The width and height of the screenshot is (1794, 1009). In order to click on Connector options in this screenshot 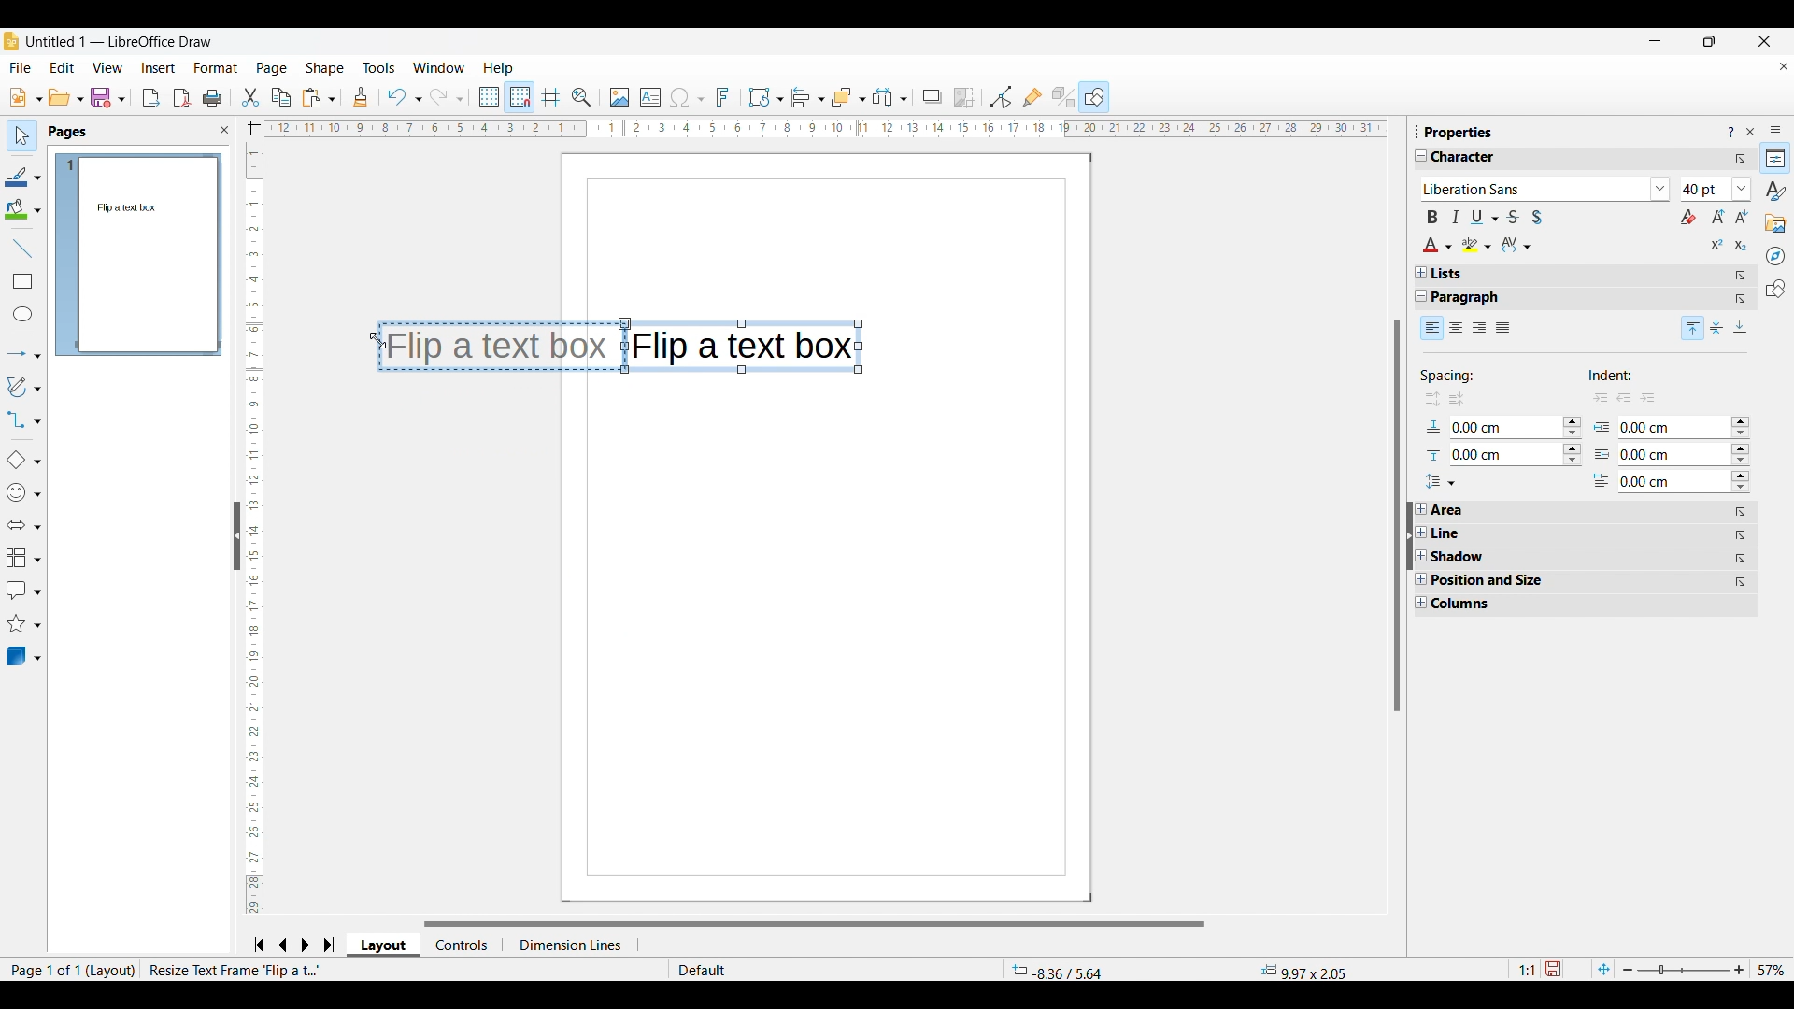, I will do `click(23, 419)`.